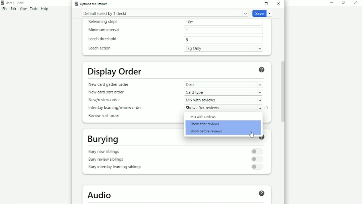 This screenshot has height=204, width=362. What do you see at coordinates (100, 49) in the screenshot?
I see `Leech action` at bounding box center [100, 49].